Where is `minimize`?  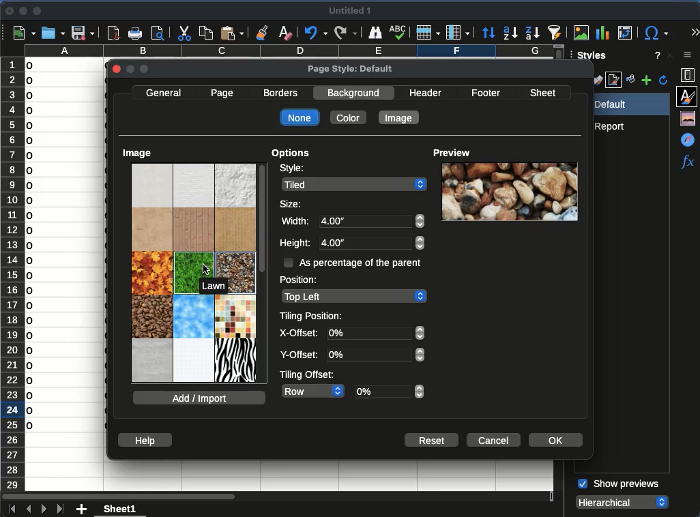
minimize is located at coordinates (23, 11).